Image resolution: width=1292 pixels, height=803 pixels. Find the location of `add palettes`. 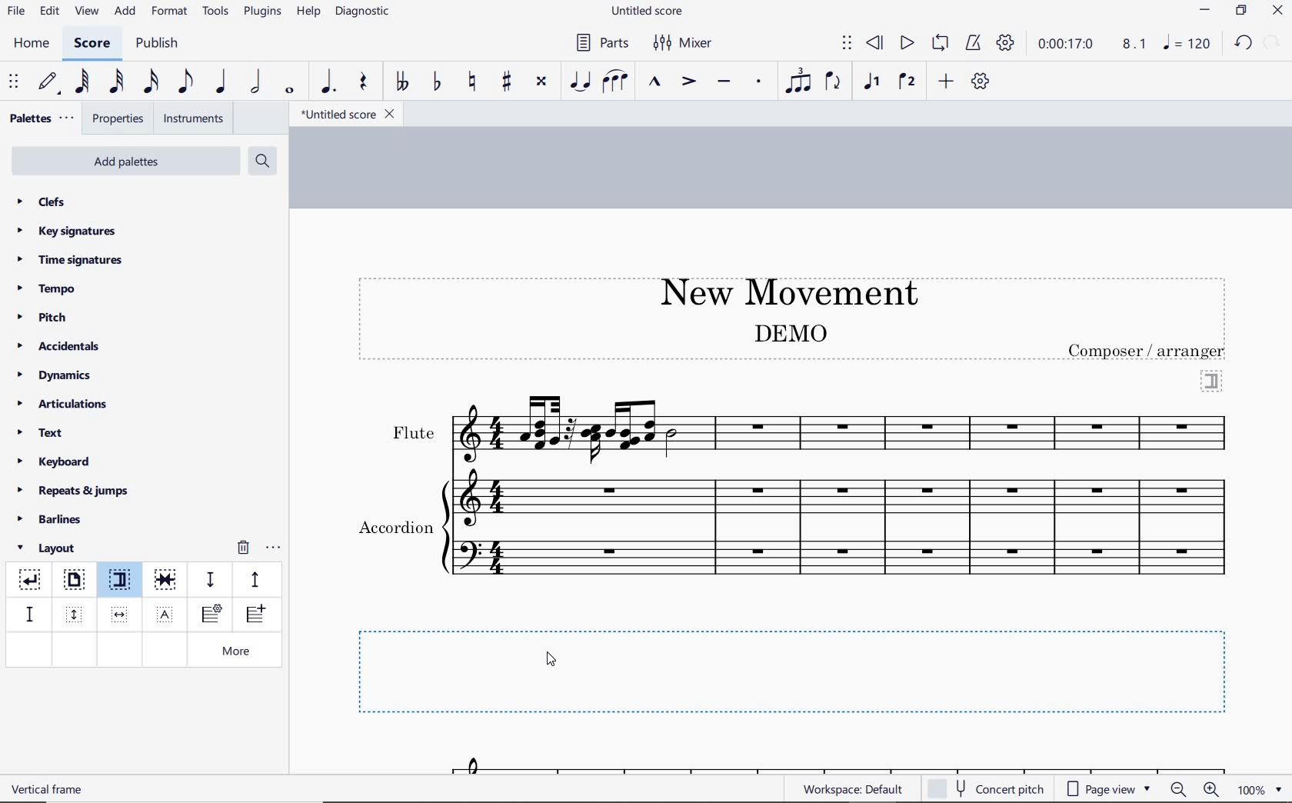

add palettes is located at coordinates (128, 164).